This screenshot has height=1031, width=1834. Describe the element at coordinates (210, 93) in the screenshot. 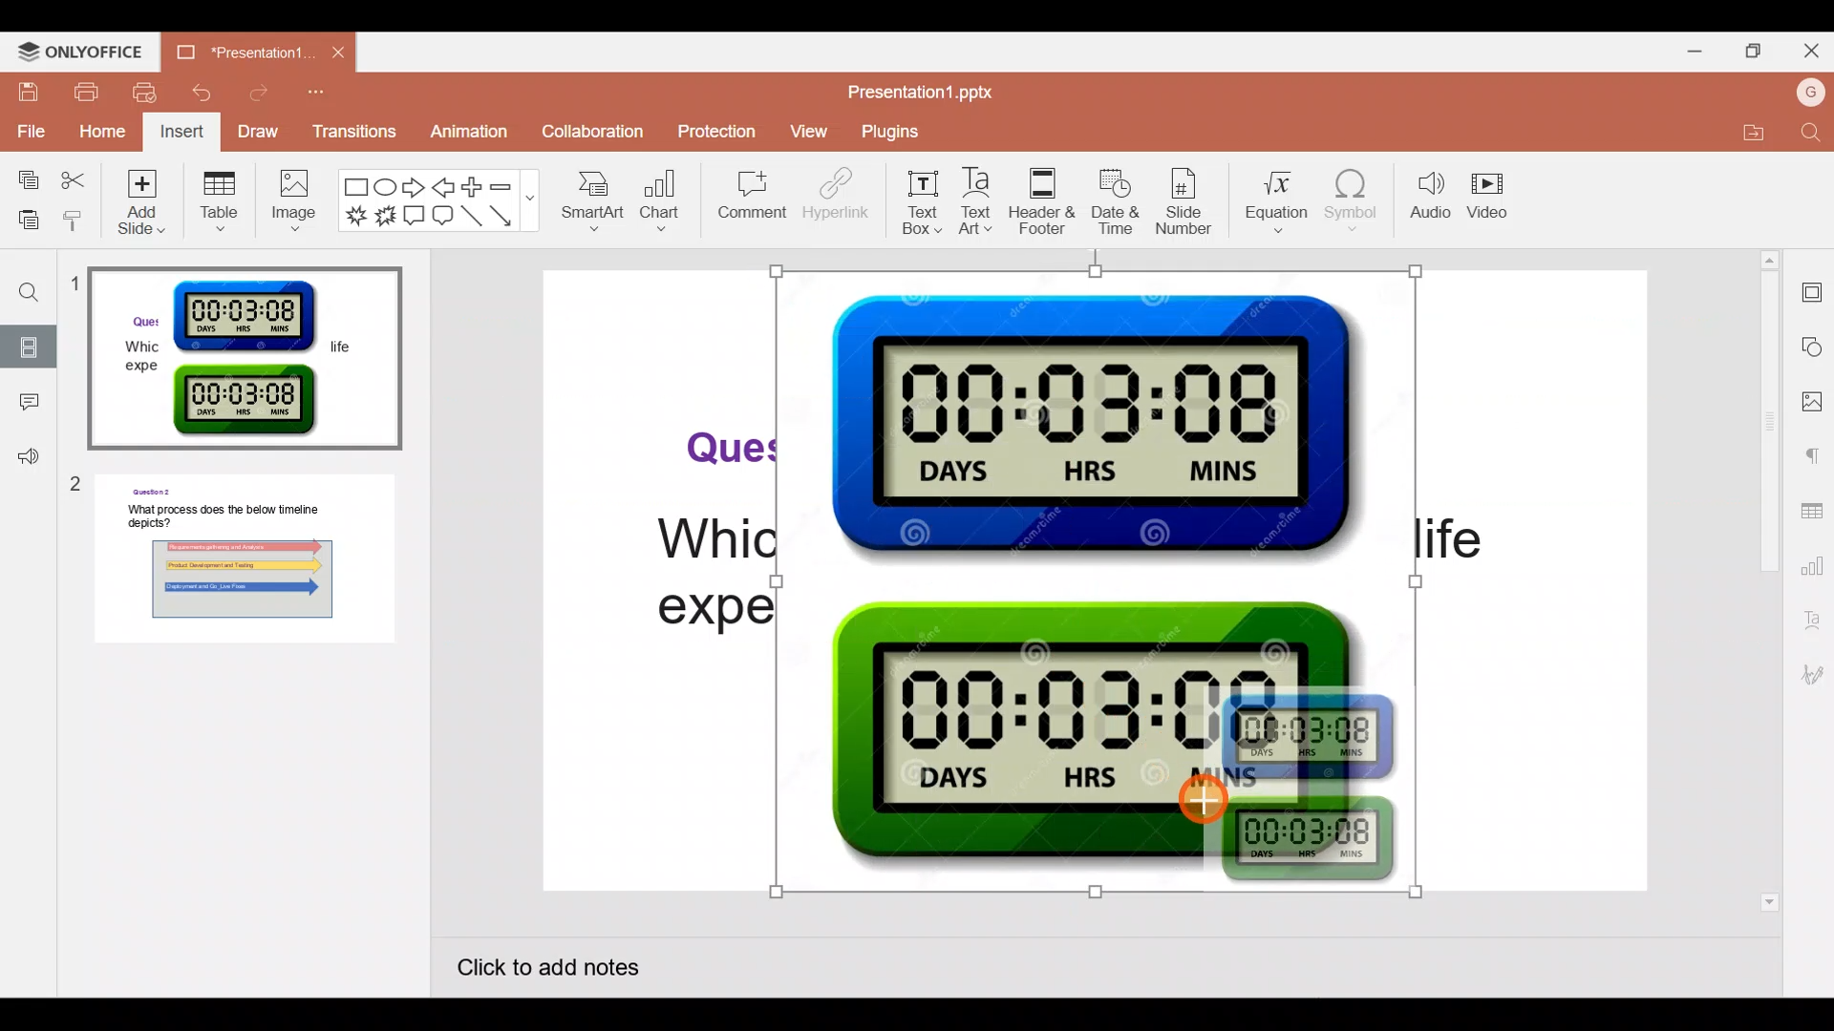

I see `Undo` at that location.